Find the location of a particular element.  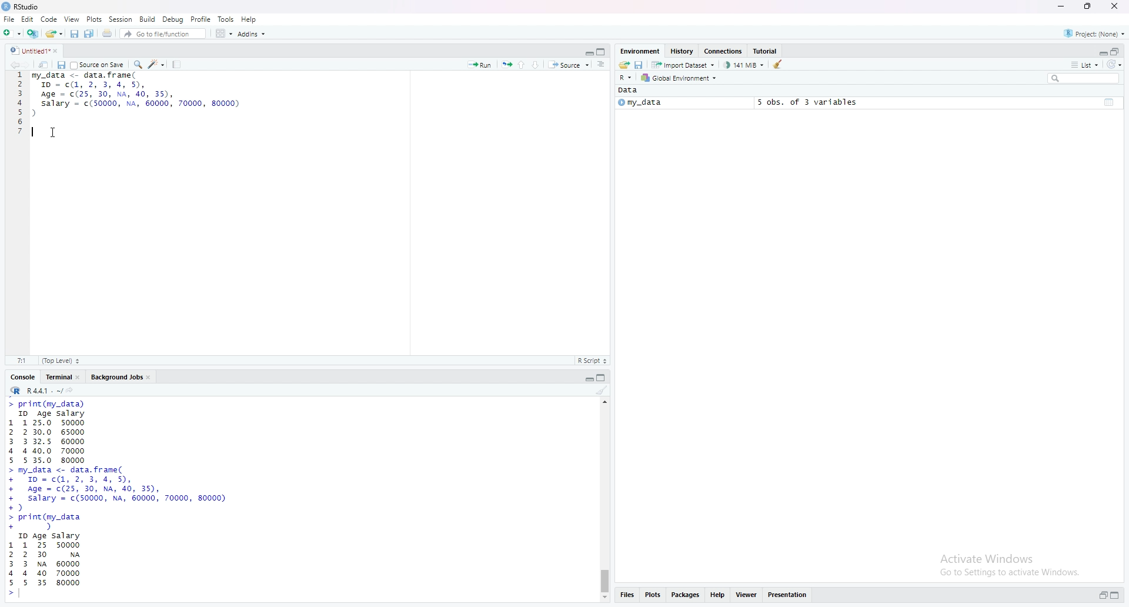

141 MB is located at coordinates (745, 65).